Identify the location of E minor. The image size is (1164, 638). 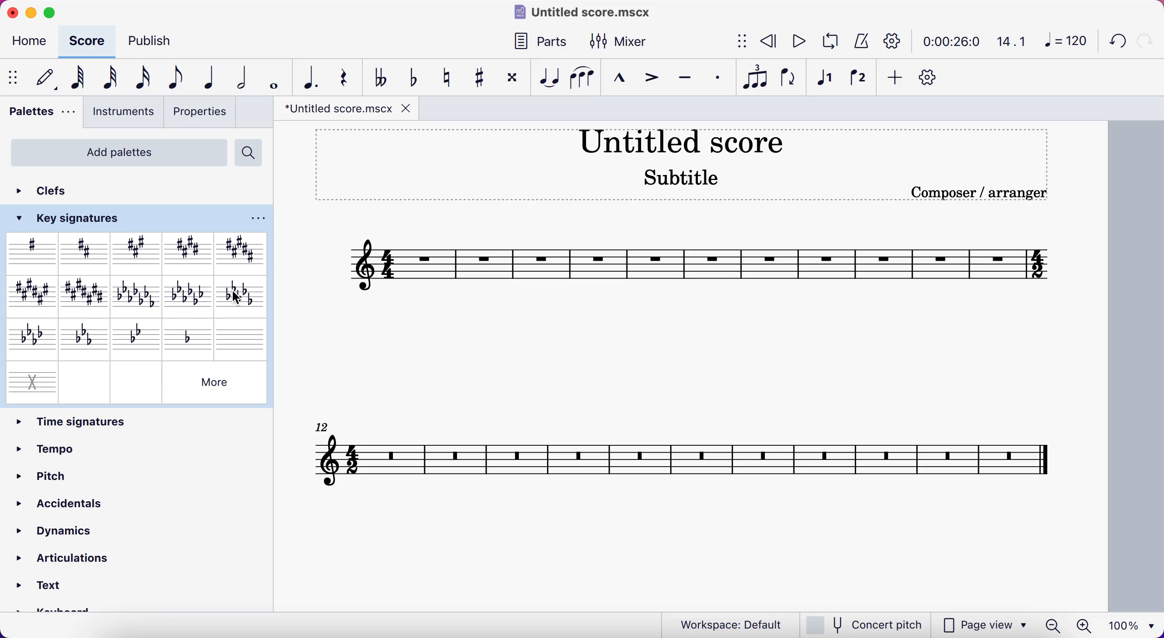
(190, 295).